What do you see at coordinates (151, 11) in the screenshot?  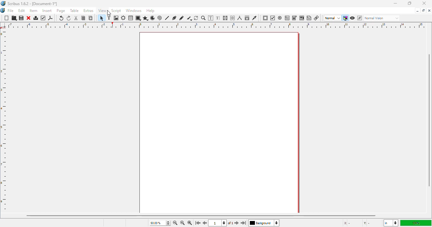 I see `help` at bounding box center [151, 11].